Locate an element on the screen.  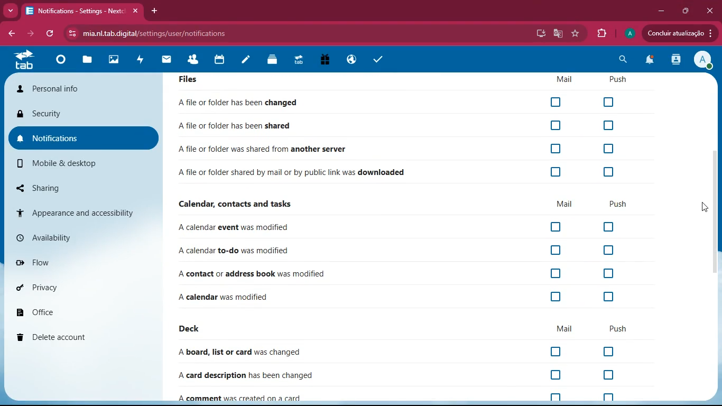
off is located at coordinates (556, 298).